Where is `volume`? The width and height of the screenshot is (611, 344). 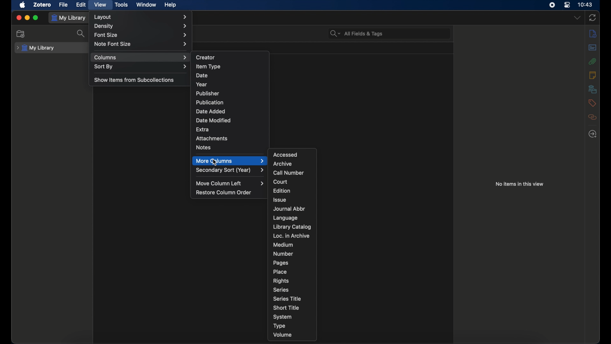
volume is located at coordinates (283, 335).